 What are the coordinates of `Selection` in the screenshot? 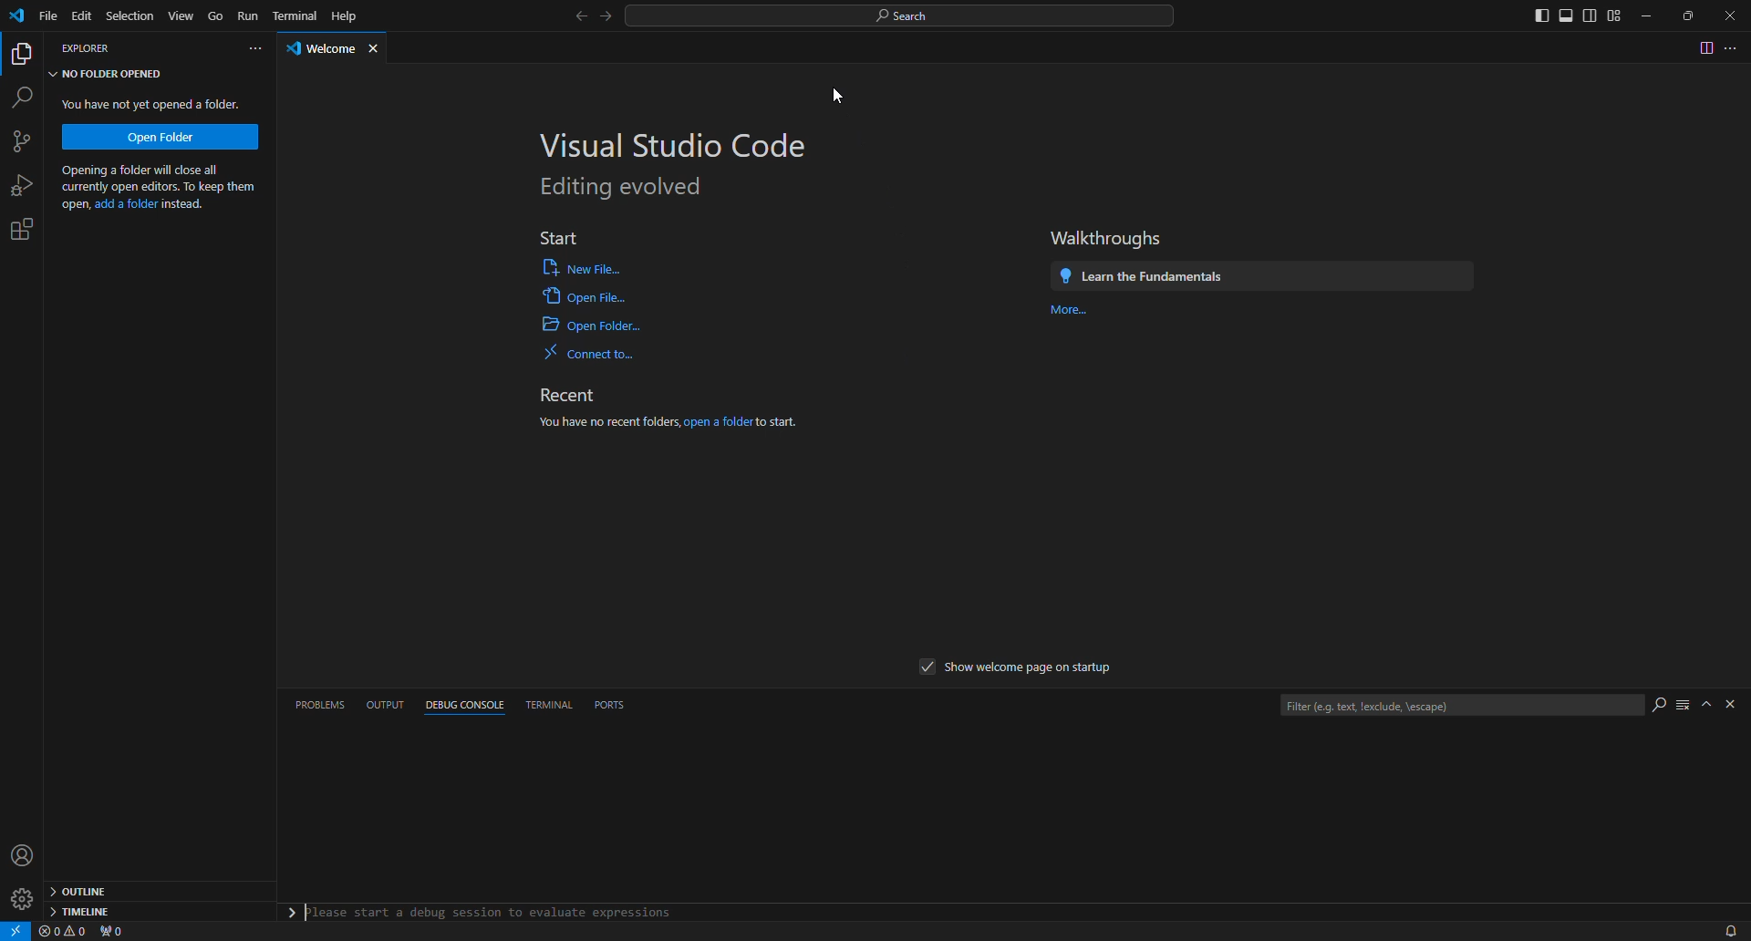 It's located at (129, 15).